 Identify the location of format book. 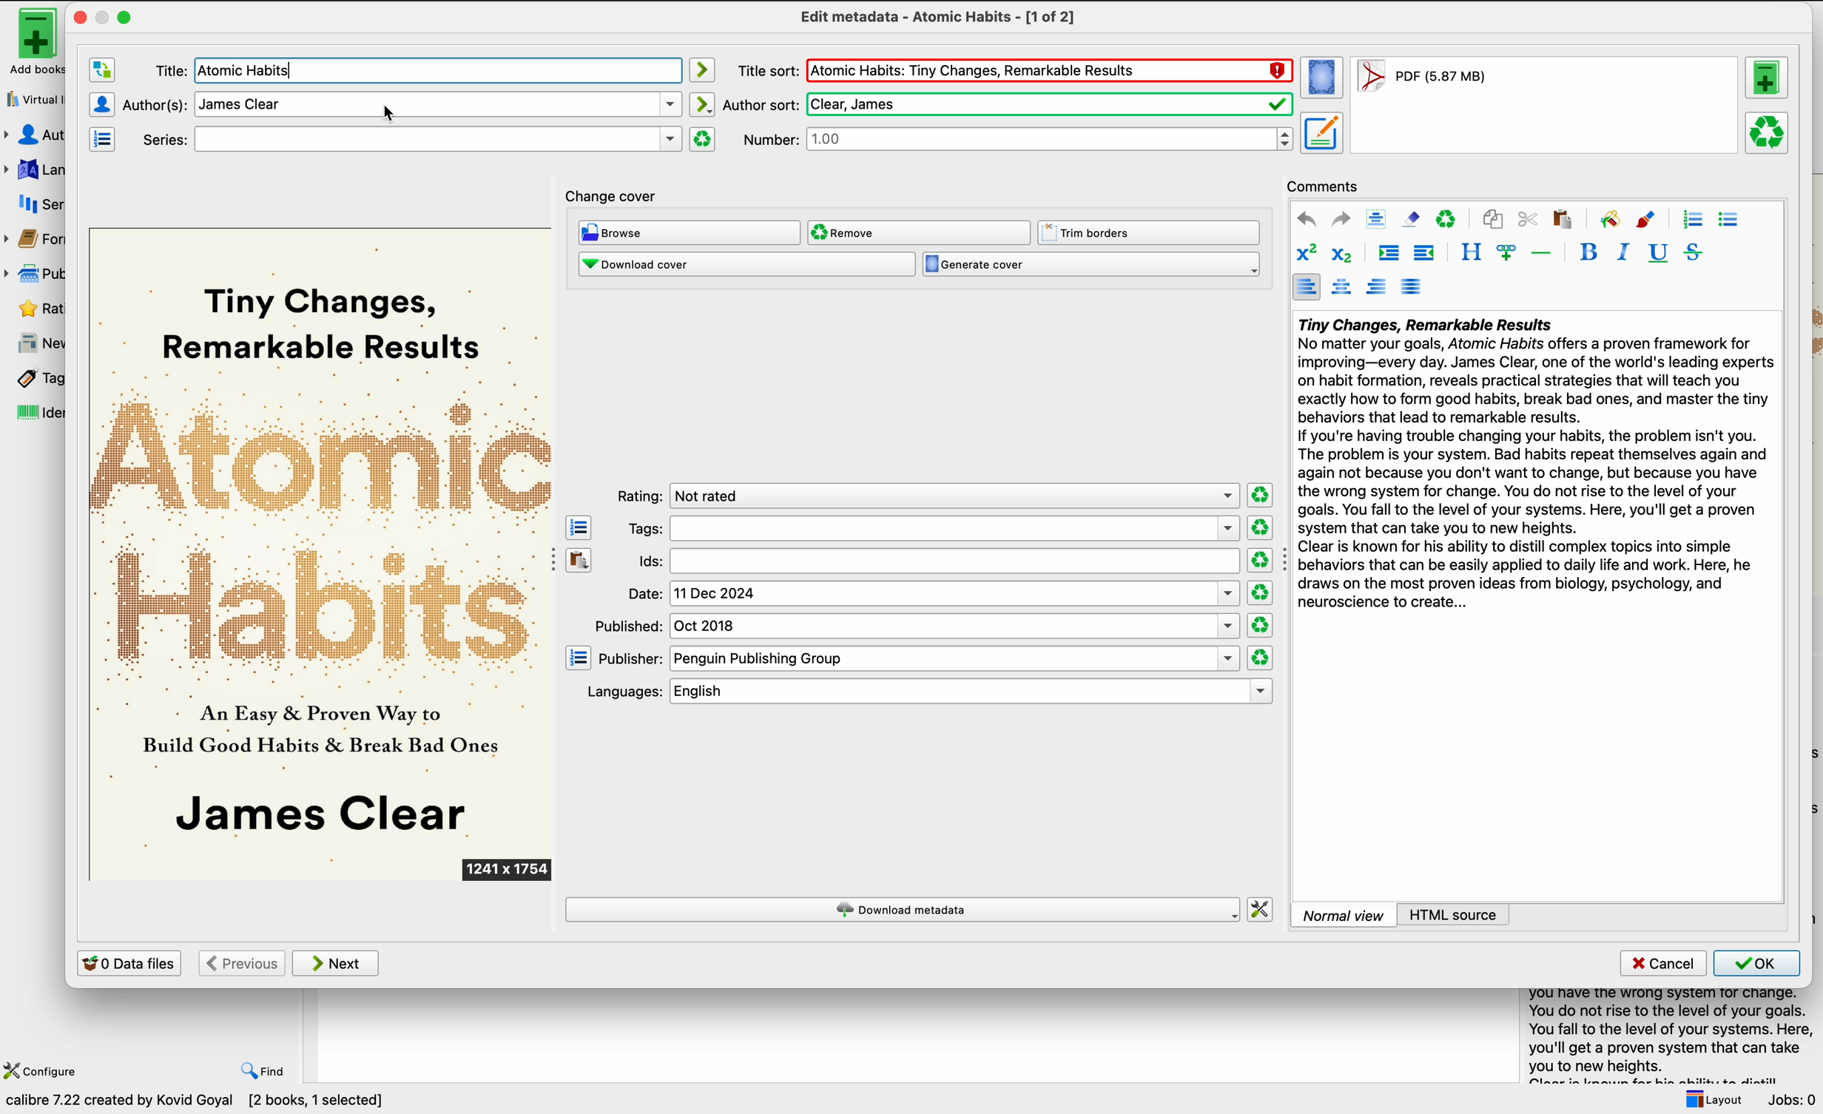
(1421, 80).